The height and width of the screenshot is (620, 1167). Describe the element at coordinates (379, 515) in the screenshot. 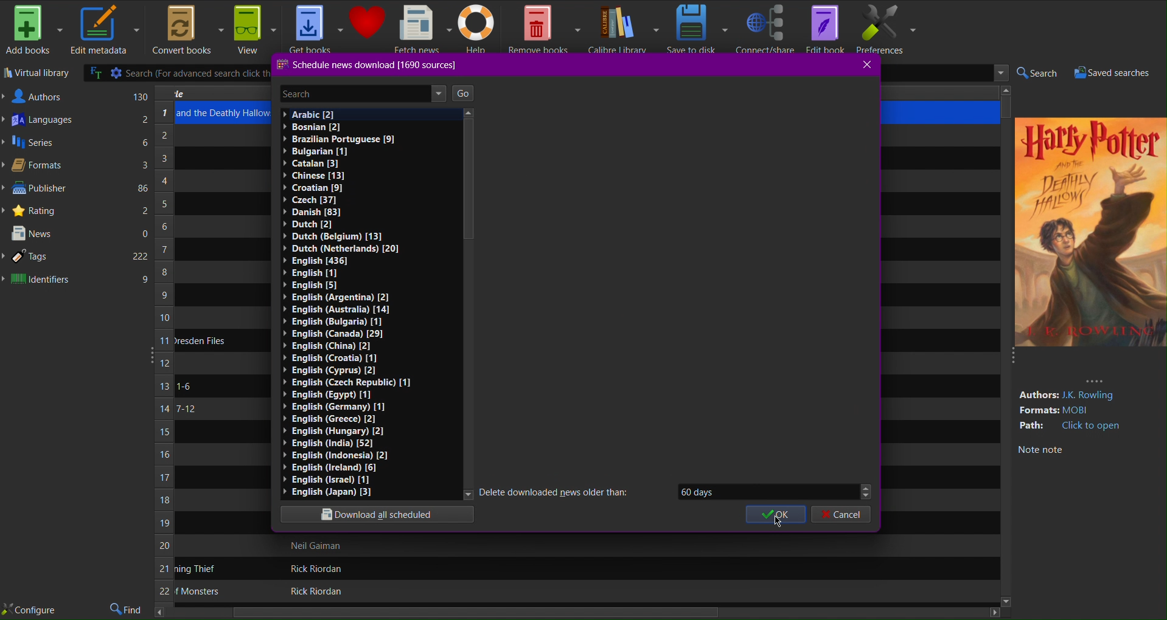

I see `Download all scheduled` at that location.